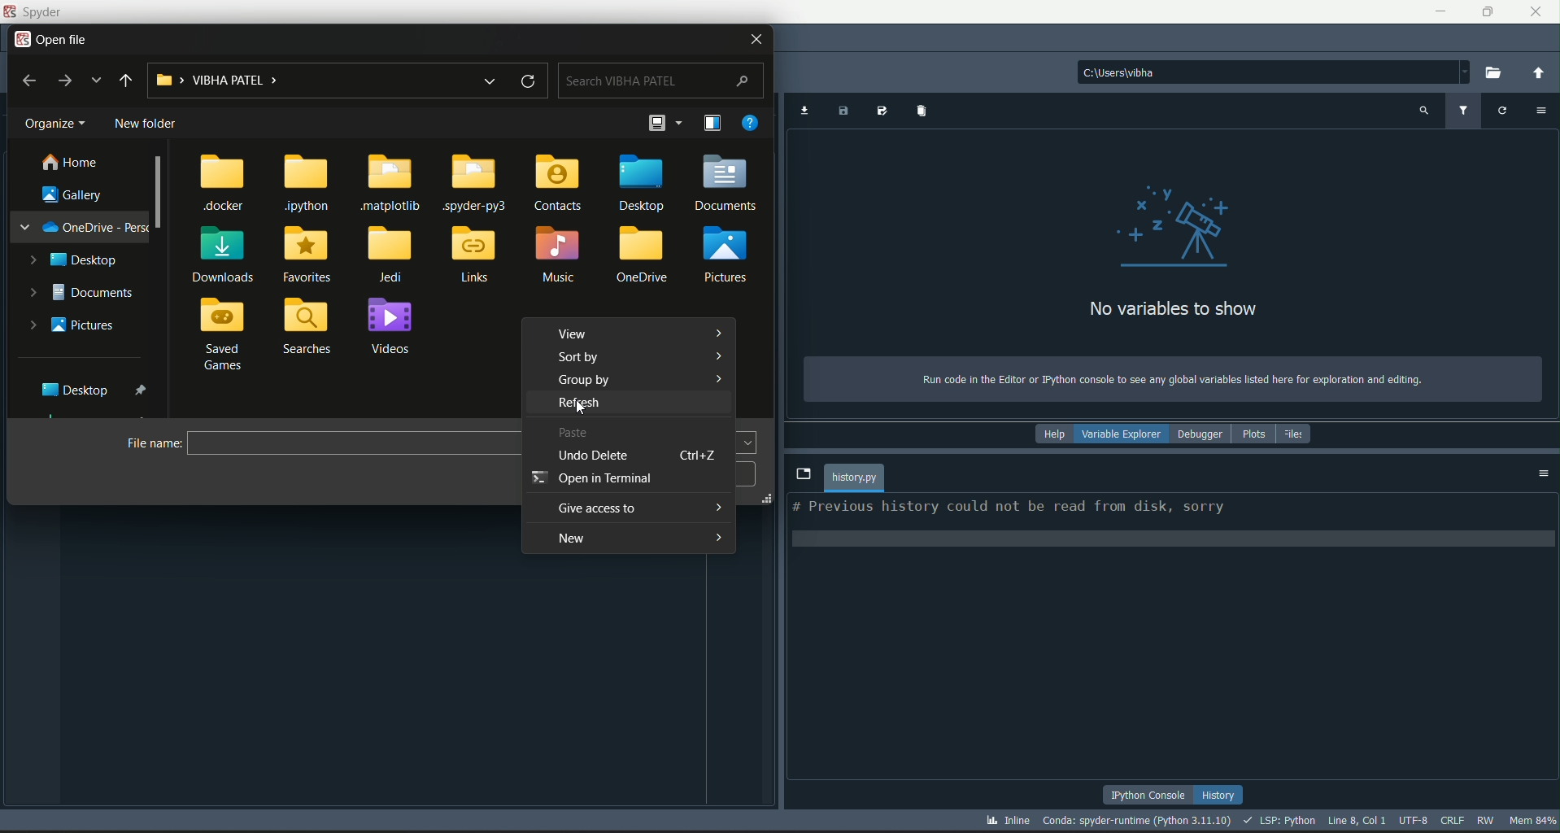 This screenshot has width=1560, height=833. I want to click on options, so click(1539, 112).